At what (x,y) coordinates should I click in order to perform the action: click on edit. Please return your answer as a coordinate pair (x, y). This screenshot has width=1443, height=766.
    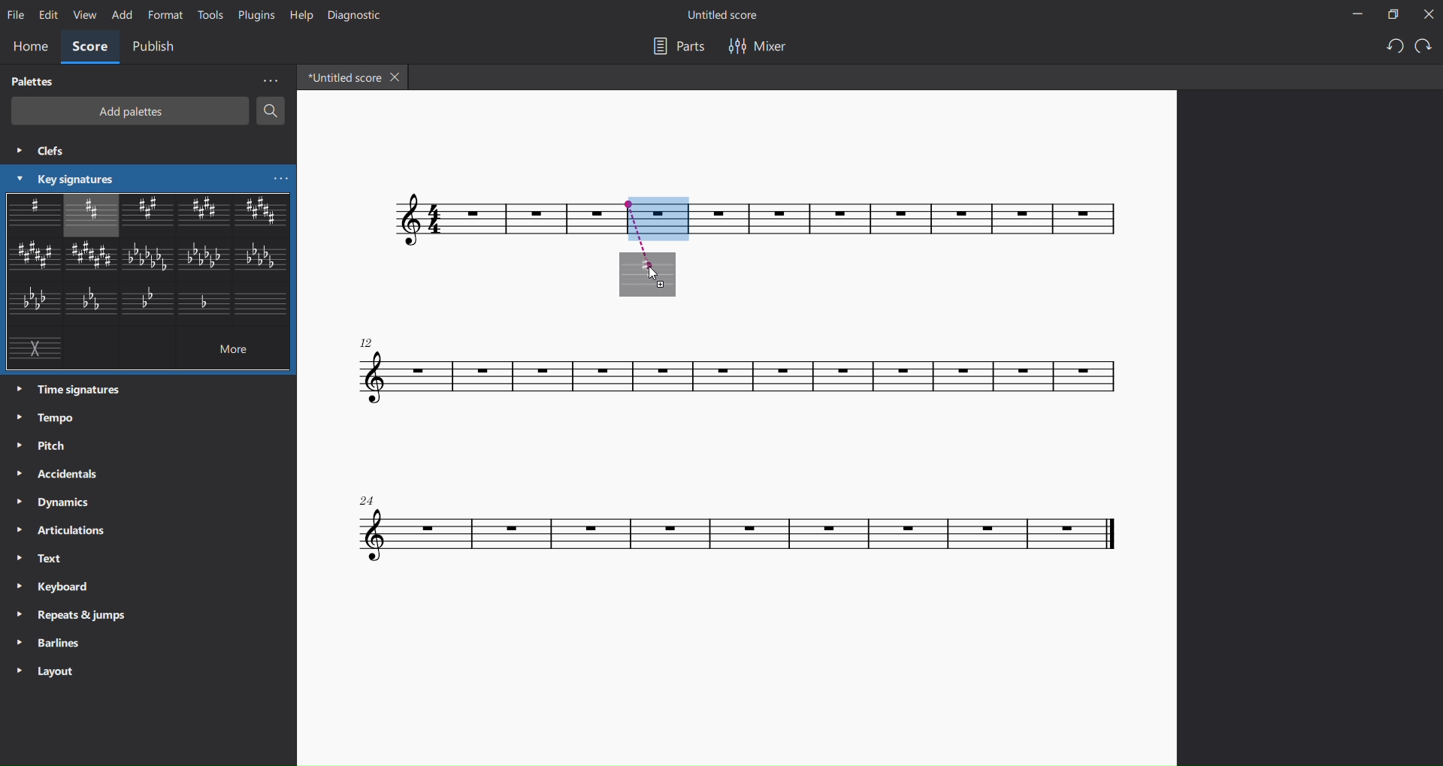
    Looking at the image, I should click on (47, 14).